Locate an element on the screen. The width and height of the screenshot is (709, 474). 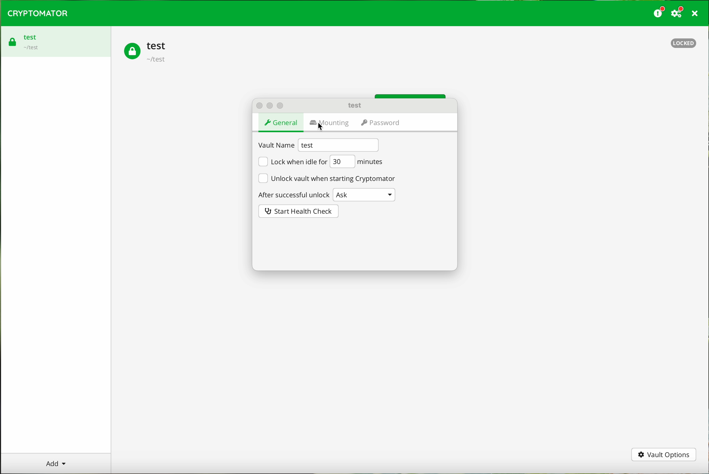
minutes is located at coordinates (370, 162).